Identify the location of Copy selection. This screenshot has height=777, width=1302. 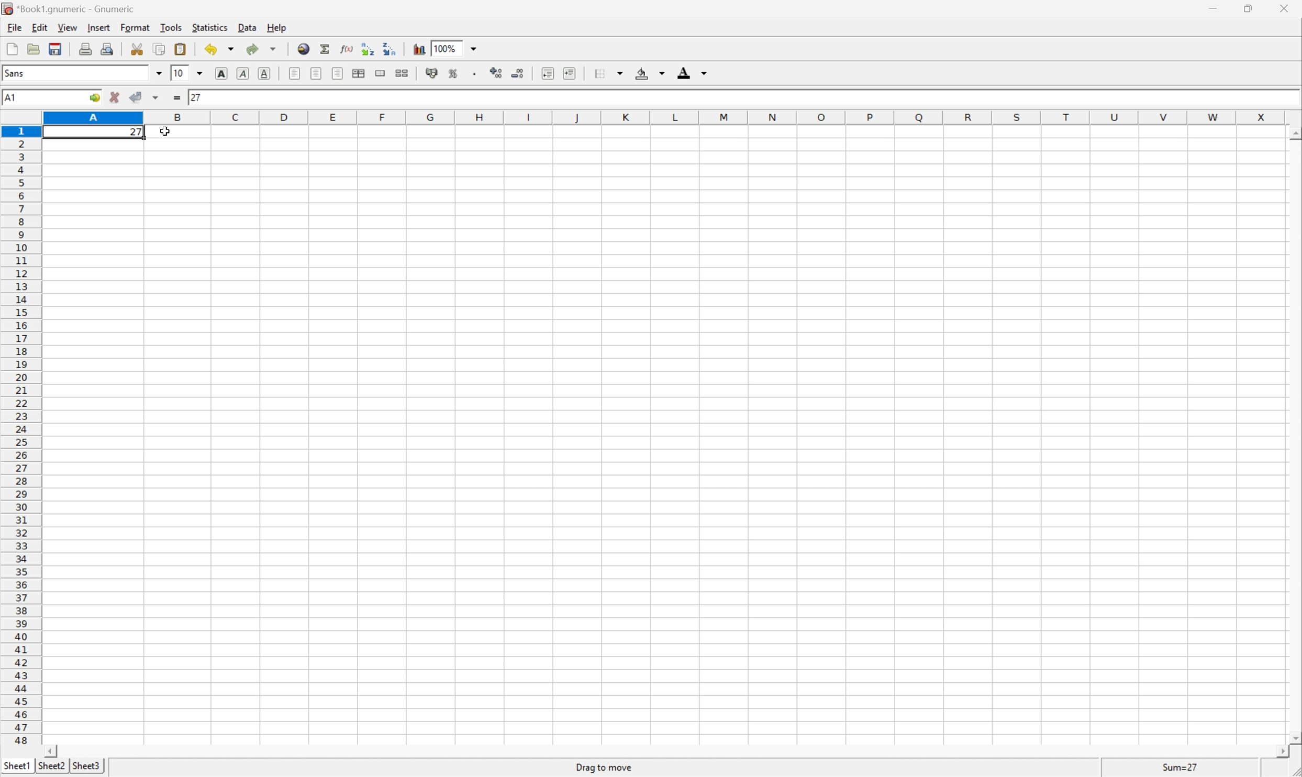
(160, 49).